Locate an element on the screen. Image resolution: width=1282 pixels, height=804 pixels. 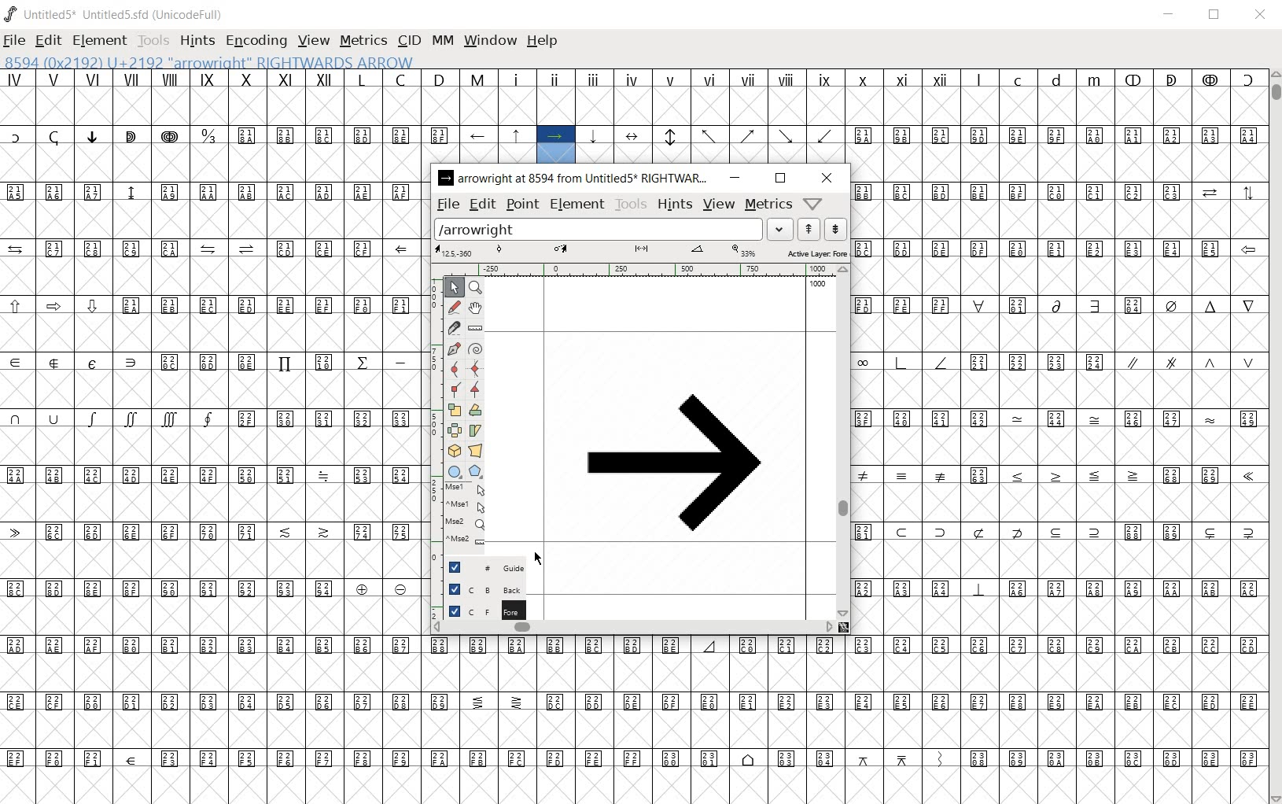
ELEMENT is located at coordinates (101, 40).